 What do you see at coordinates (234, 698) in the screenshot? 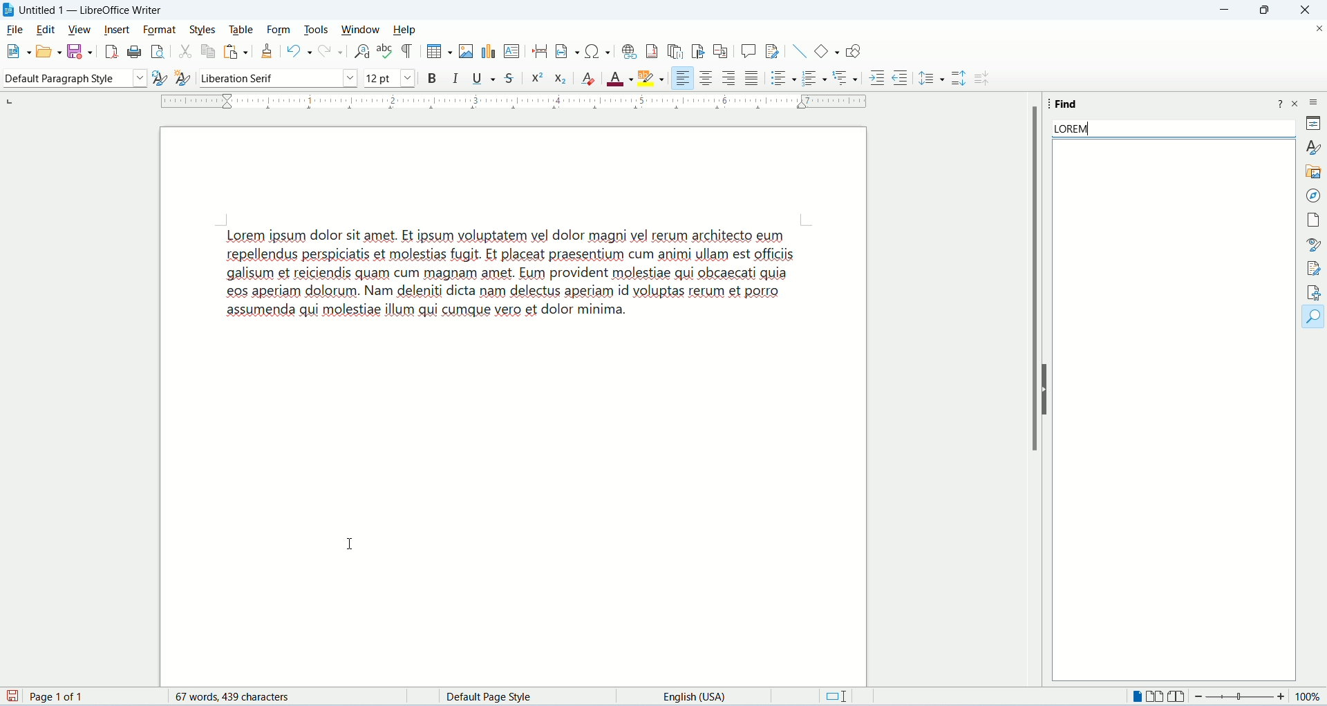
I see `words and characters` at bounding box center [234, 698].